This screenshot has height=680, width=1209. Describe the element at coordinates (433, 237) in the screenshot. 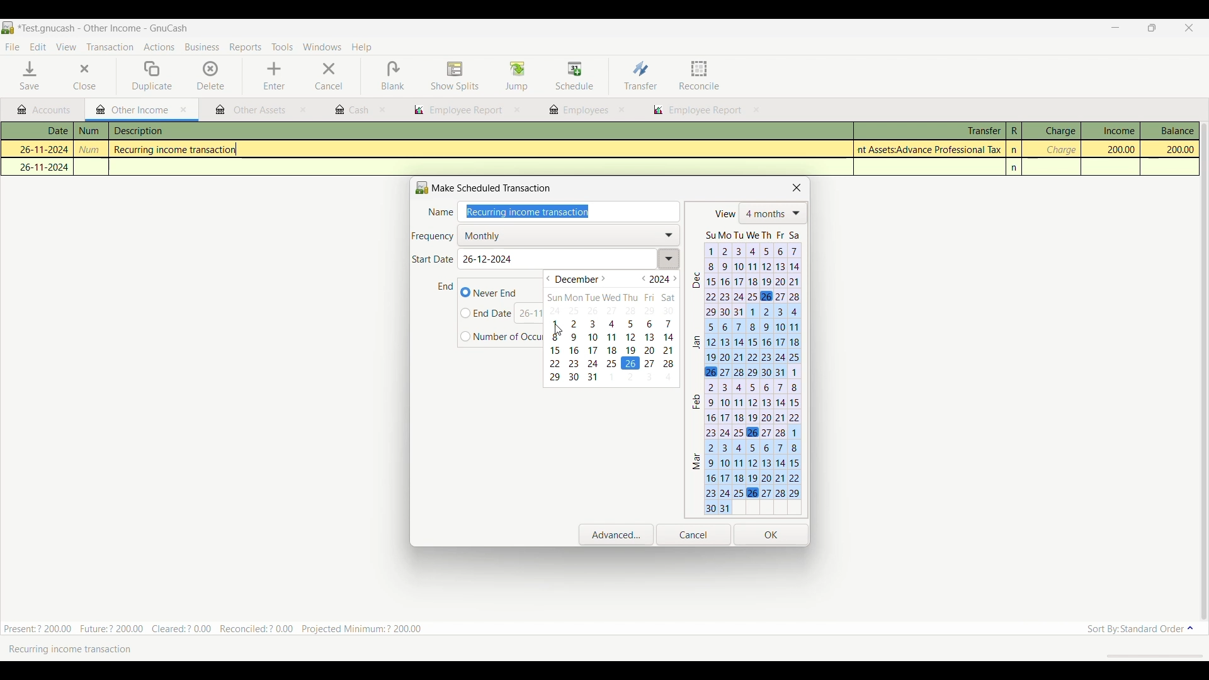

I see `Indicates frequency of transaction` at that location.